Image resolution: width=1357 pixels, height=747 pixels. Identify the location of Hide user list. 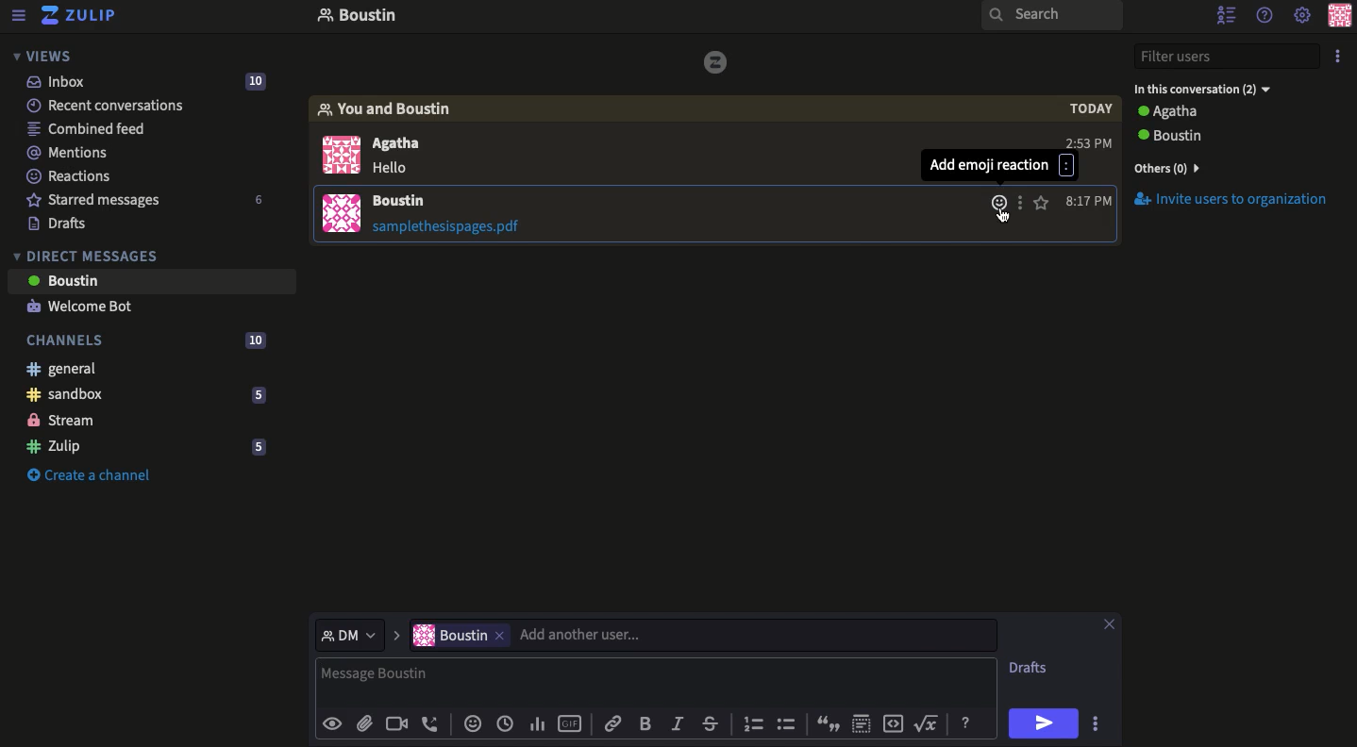
(1229, 15).